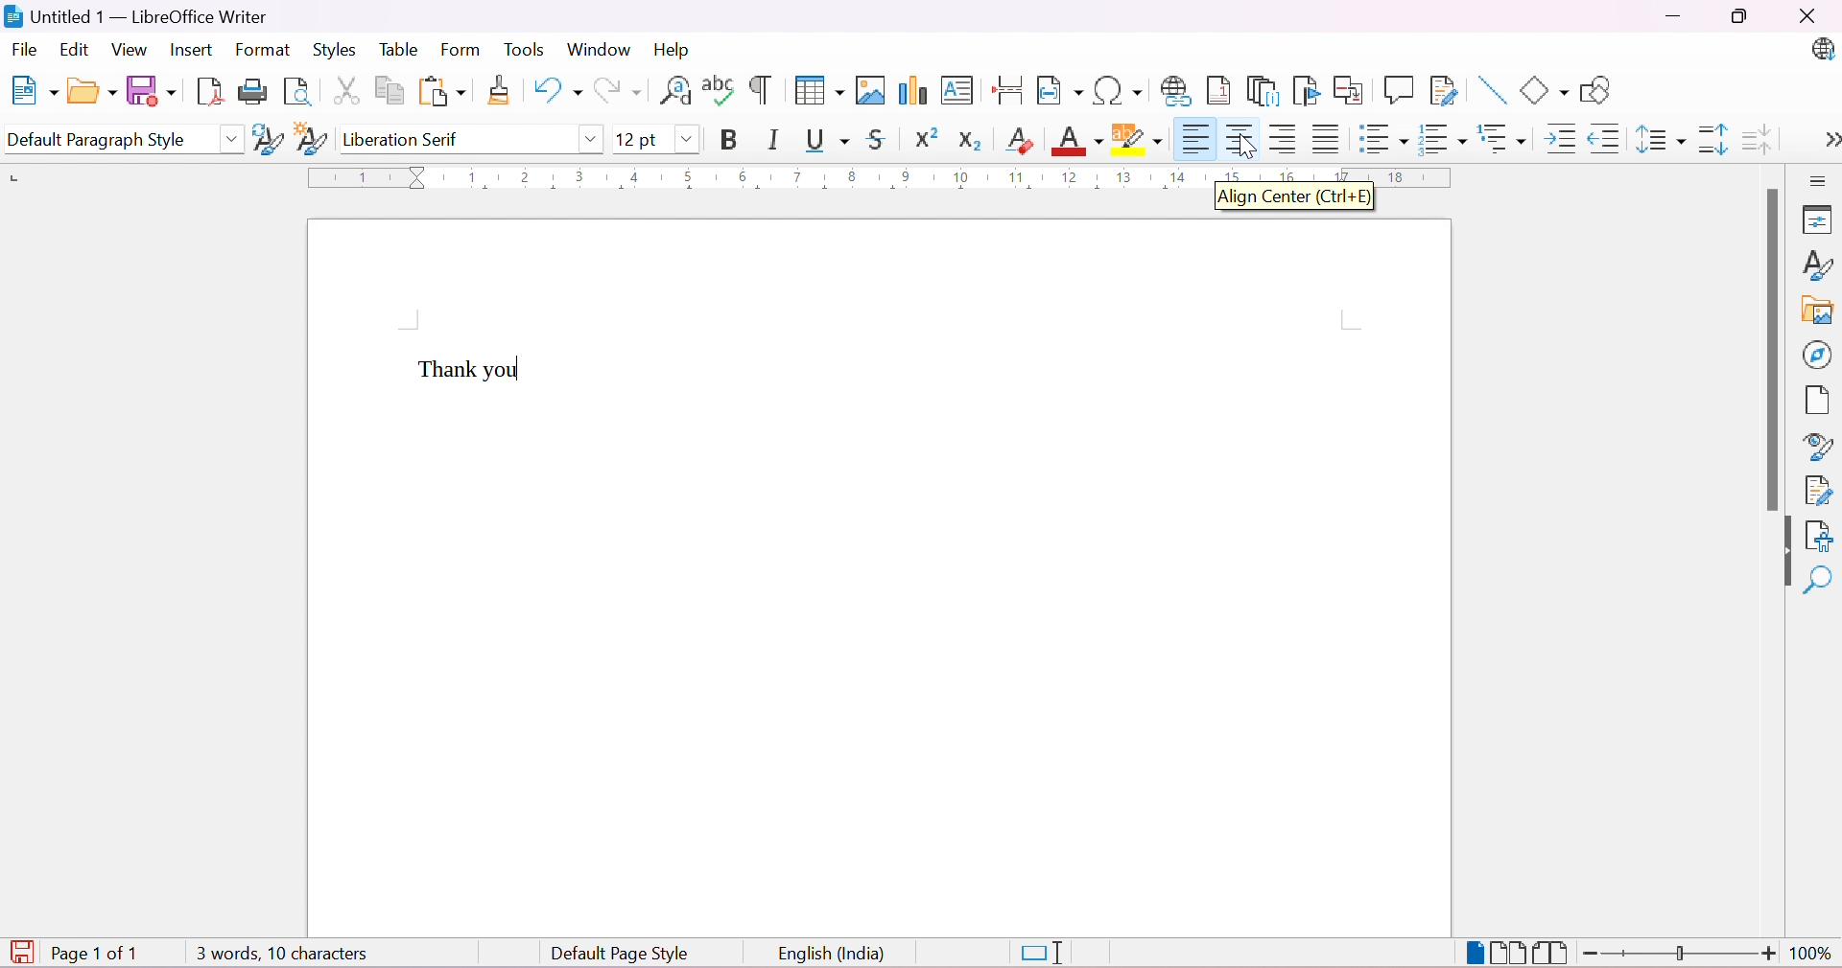 The width and height of the screenshot is (1842, 968). I want to click on Ruler, so click(882, 177).